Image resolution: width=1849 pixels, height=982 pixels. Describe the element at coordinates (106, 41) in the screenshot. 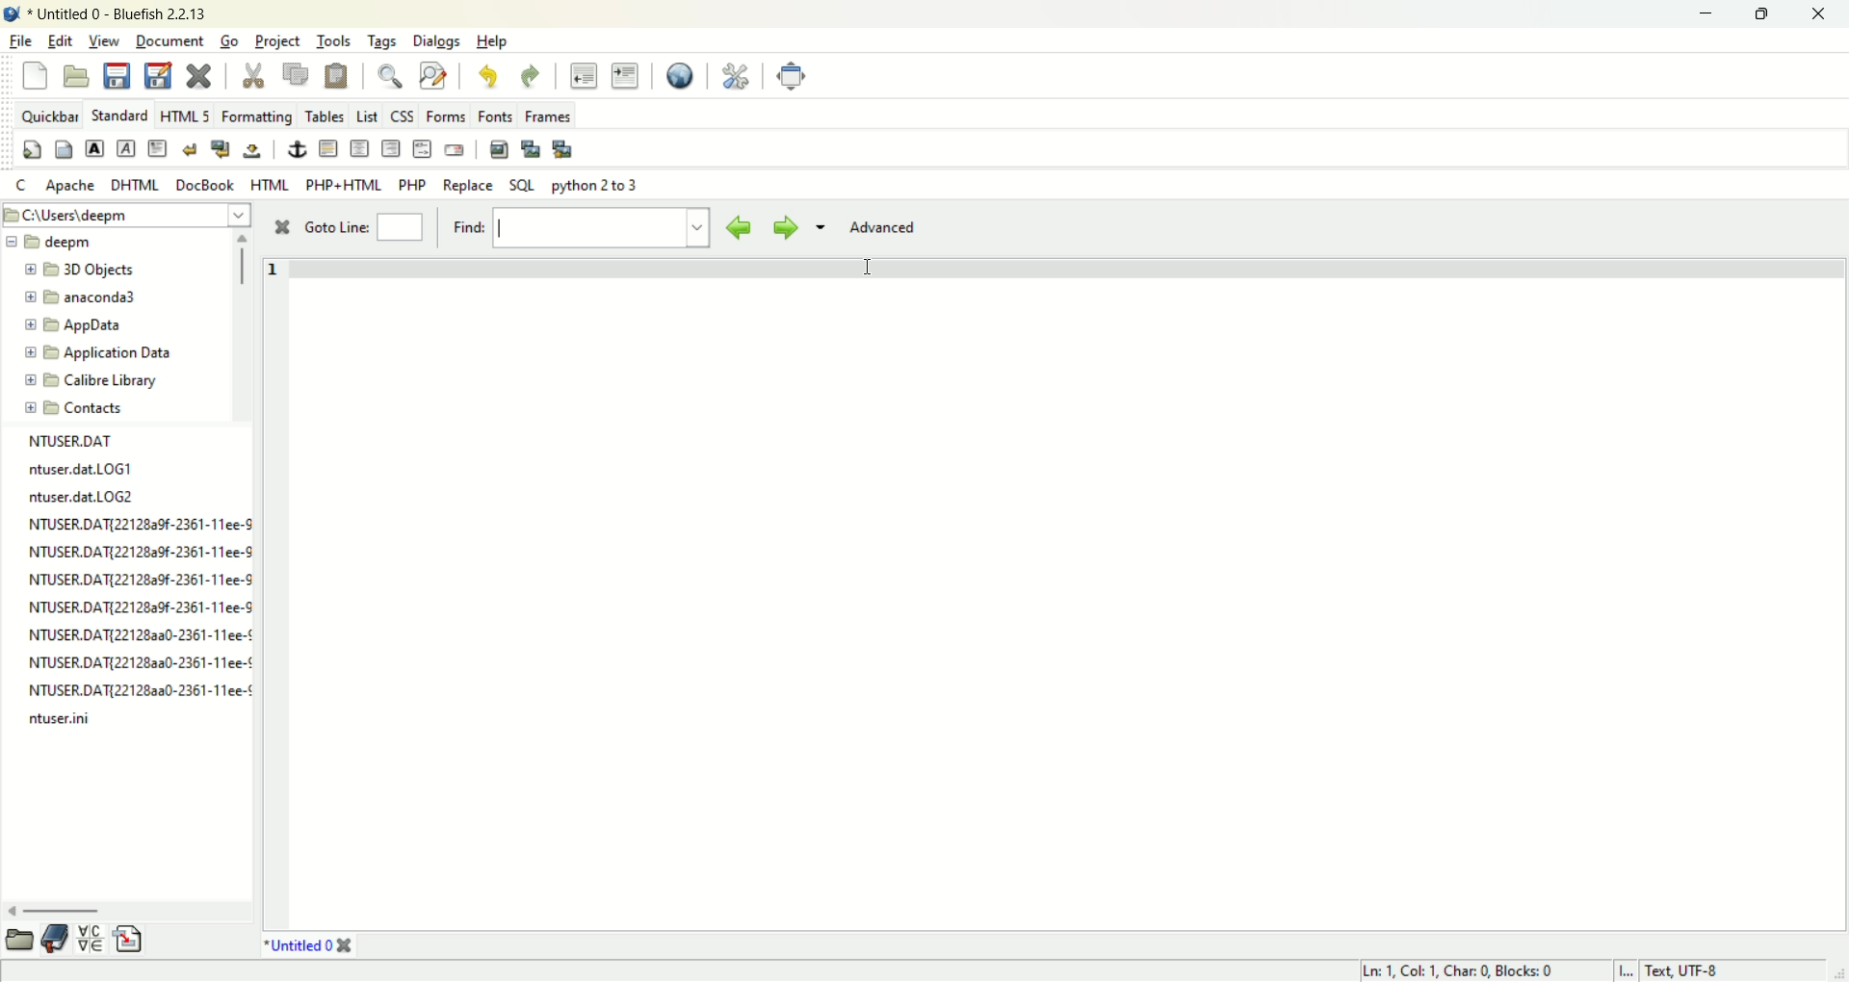

I see `view` at that location.